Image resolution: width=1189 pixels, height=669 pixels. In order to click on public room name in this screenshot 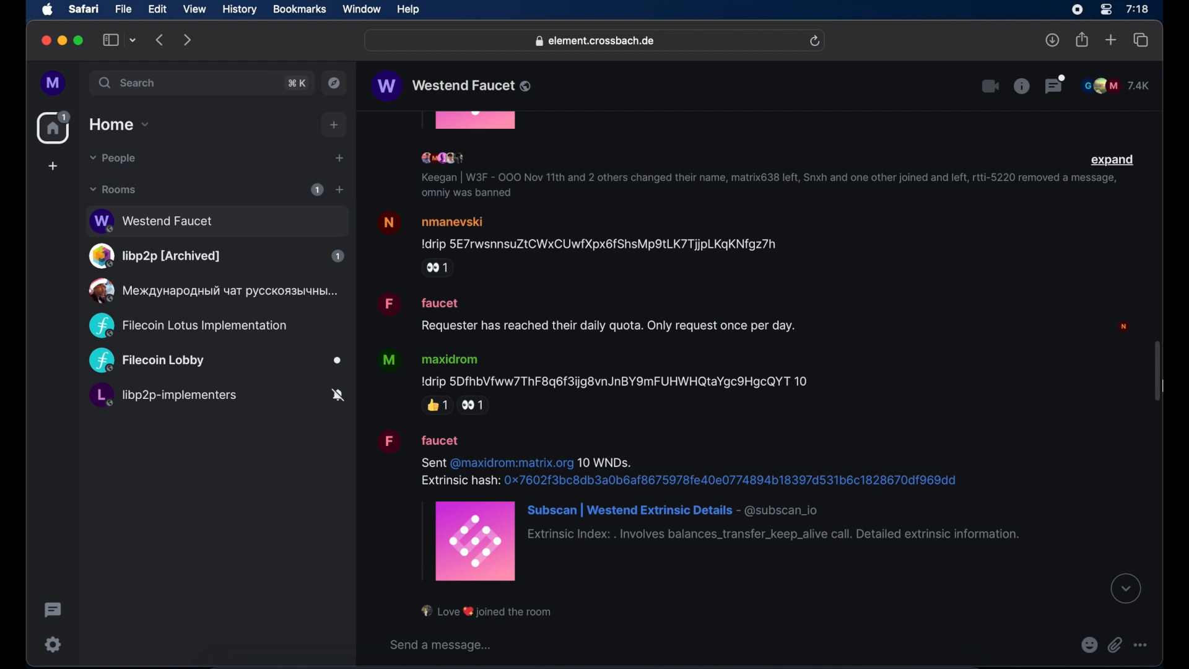, I will do `click(453, 86)`.